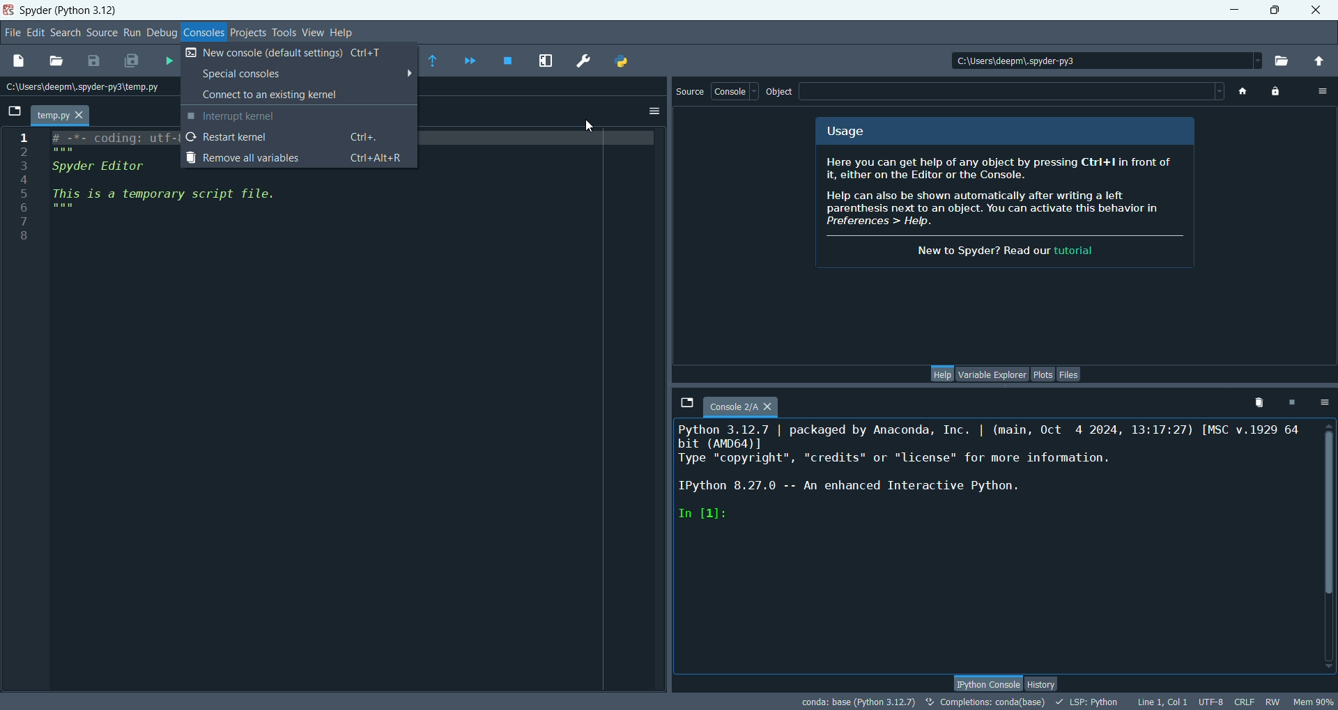 The height and width of the screenshot is (710, 1338). I want to click on connect to an existing kernel, so click(299, 95).